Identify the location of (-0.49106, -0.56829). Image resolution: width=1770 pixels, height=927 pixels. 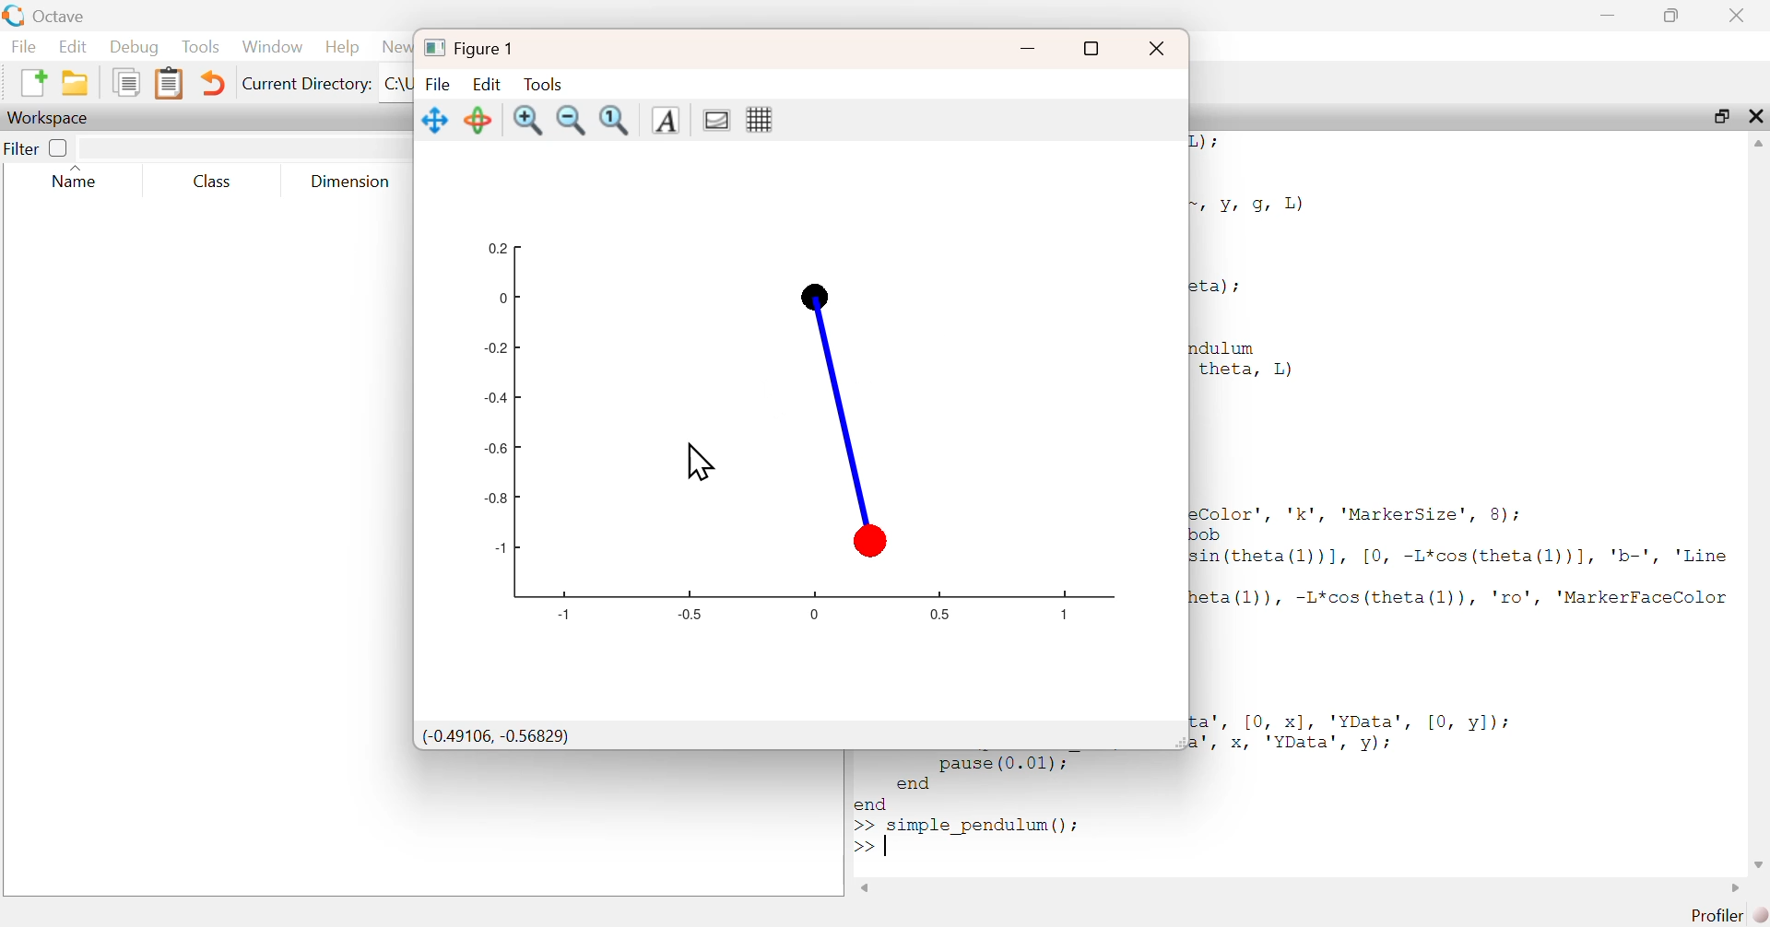
(495, 735).